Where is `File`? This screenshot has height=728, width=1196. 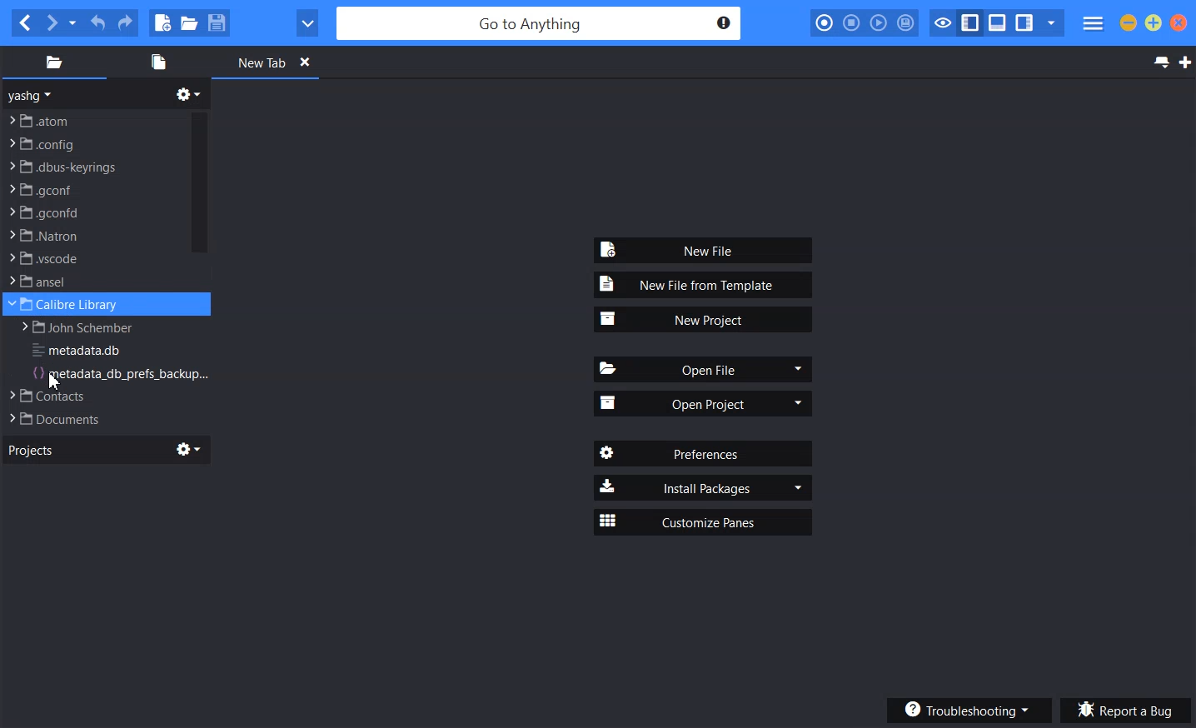
File is located at coordinates (92, 212).